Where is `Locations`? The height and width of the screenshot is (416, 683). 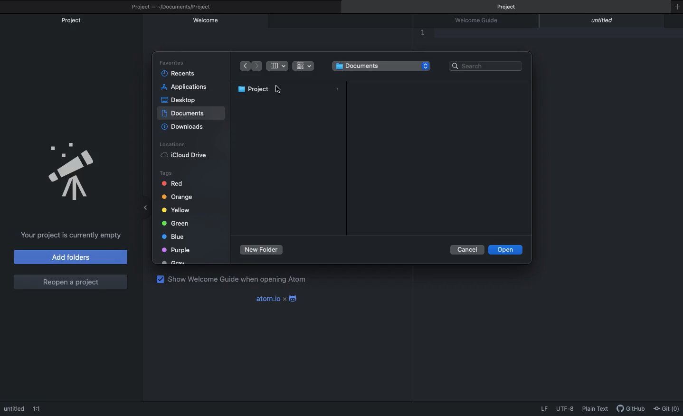
Locations is located at coordinates (171, 143).